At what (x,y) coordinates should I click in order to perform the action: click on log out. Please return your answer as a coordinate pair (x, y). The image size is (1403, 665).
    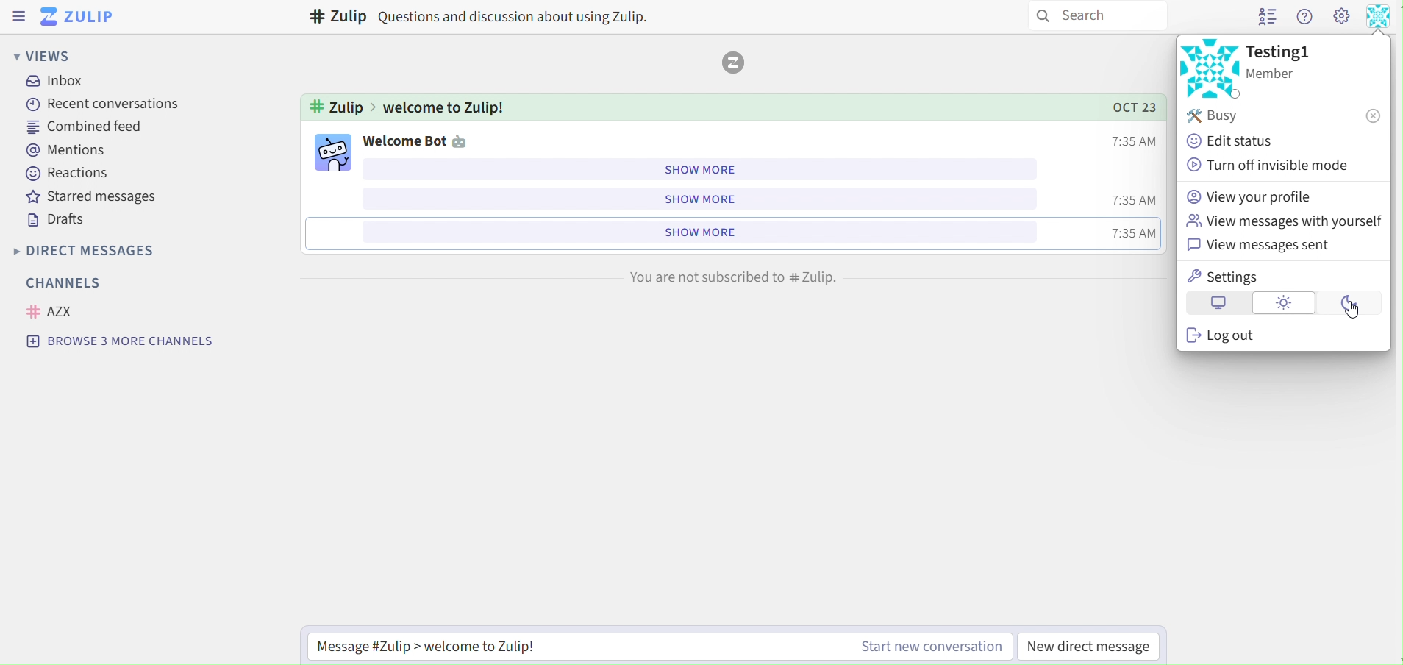
    Looking at the image, I should click on (1231, 338).